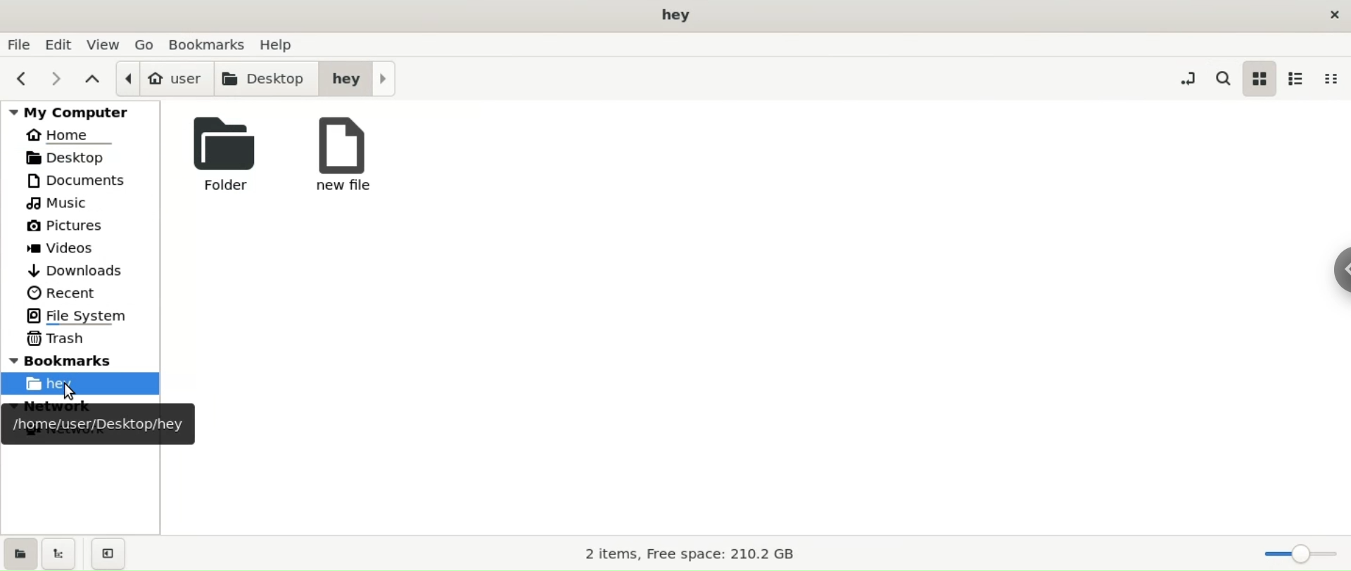 The width and height of the screenshot is (1351, 571). What do you see at coordinates (99, 426) in the screenshot?
I see `location /home/user/desktop/hey` at bounding box center [99, 426].